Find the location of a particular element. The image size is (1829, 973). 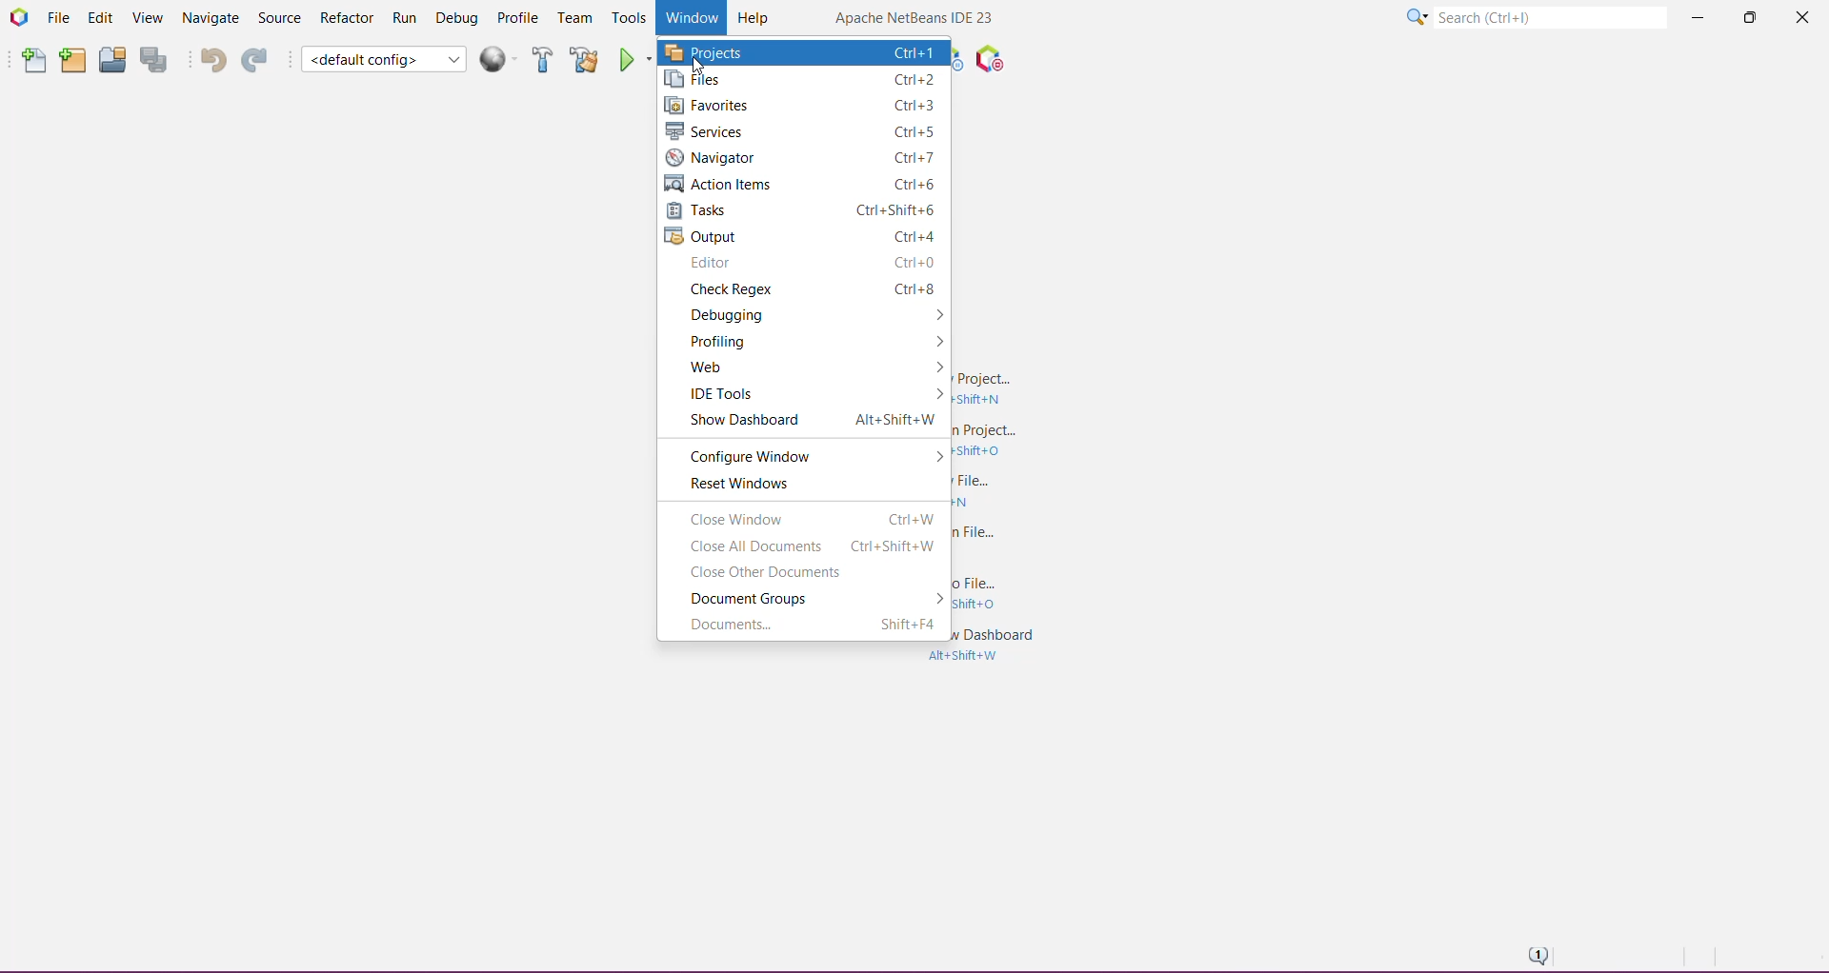

View is located at coordinates (145, 19).